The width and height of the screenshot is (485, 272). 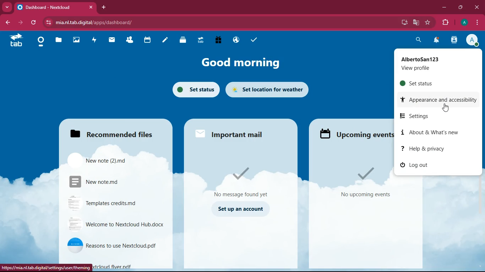 I want to click on notes, so click(x=167, y=40).